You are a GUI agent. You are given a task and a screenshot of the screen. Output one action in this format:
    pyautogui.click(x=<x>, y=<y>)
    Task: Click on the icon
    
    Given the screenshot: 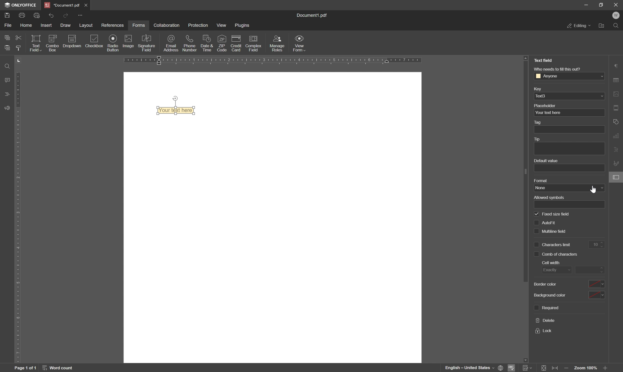 What is the action you would take?
    pyautogui.click(x=71, y=43)
    